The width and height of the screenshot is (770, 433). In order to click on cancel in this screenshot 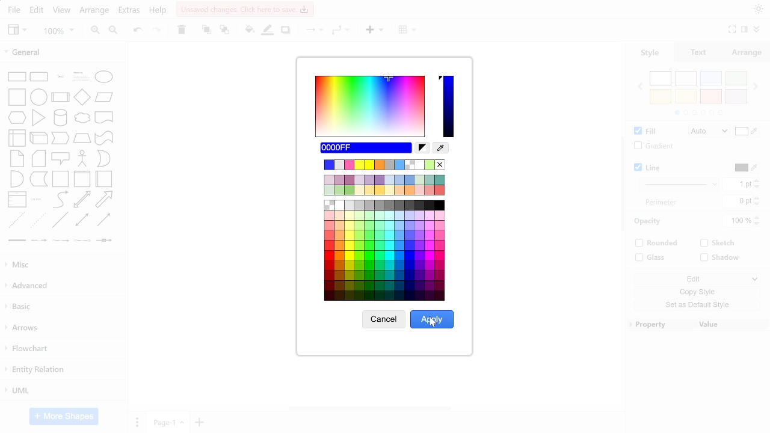, I will do `click(384, 319)`.